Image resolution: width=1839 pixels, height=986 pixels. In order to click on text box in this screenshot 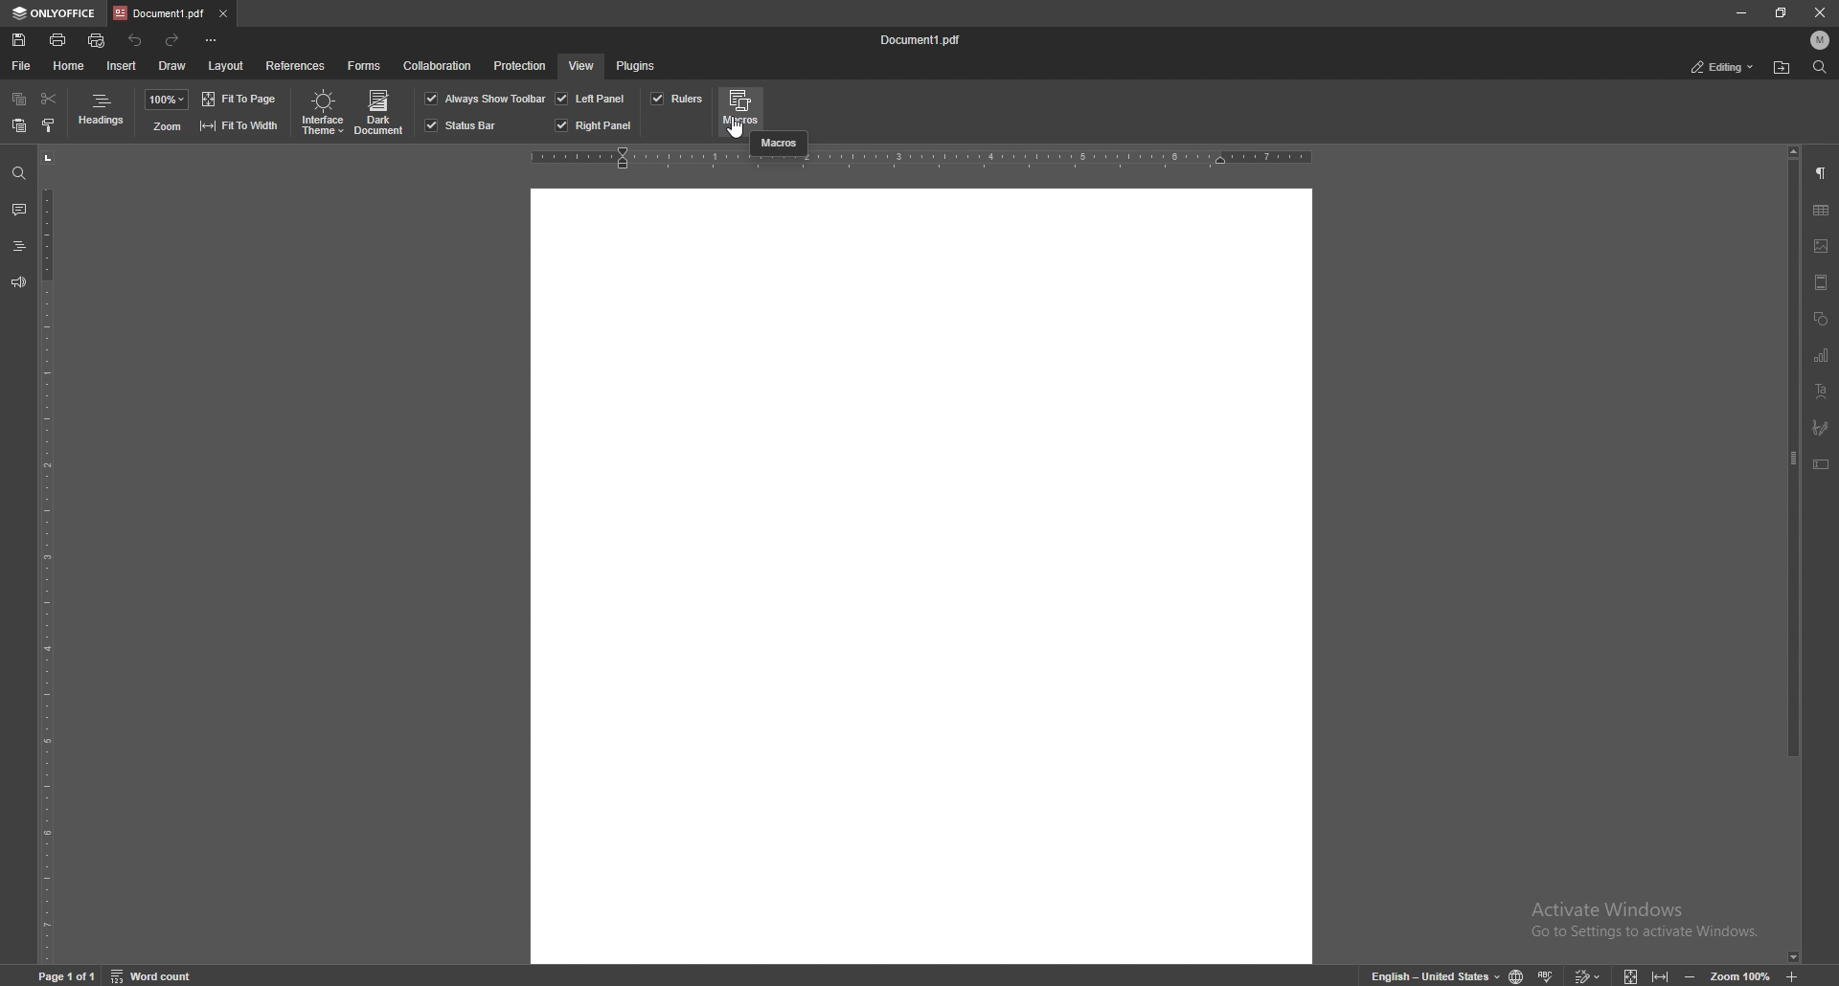, I will do `click(1822, 463)`.